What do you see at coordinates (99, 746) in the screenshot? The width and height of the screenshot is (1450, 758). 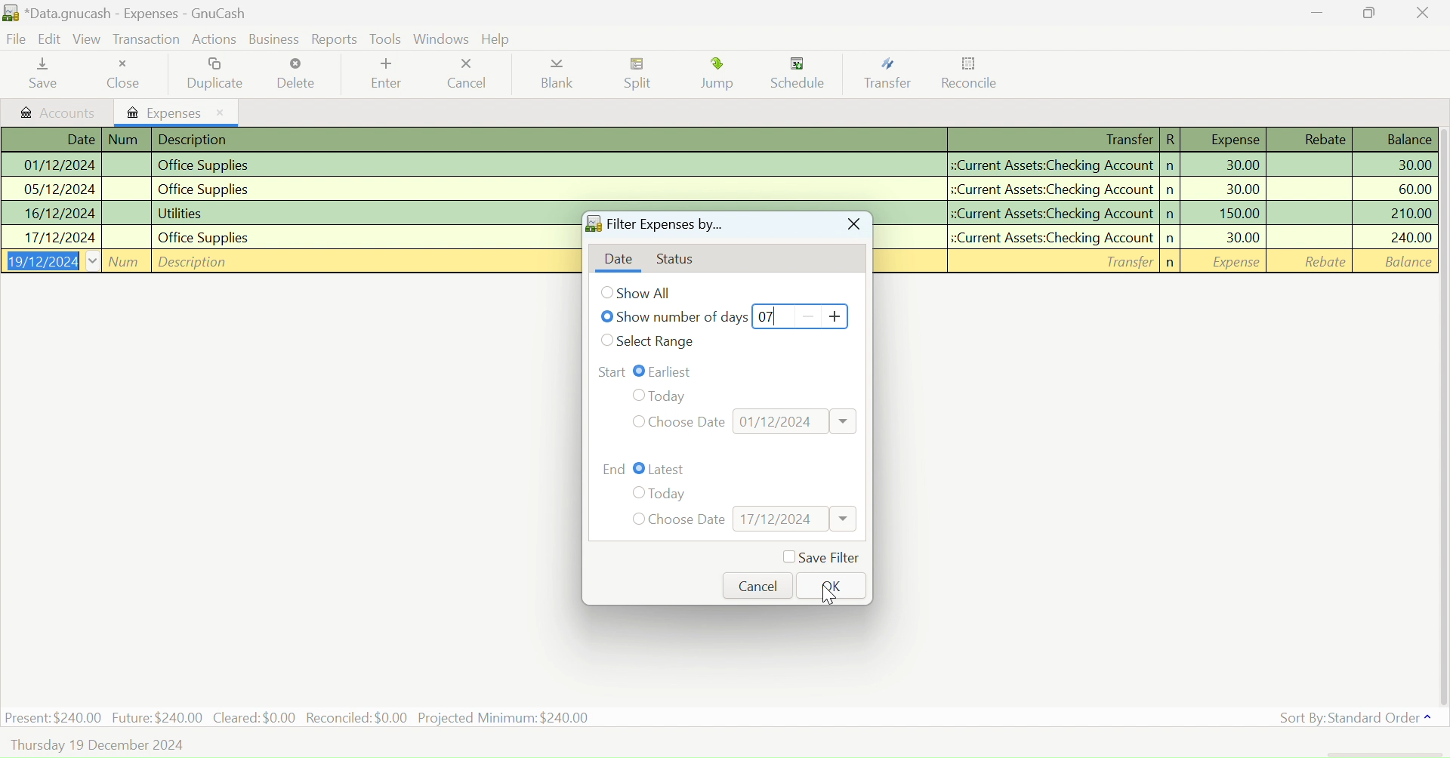 I see `Thursday, 19 December 2024` at bounding box center [99, 746].